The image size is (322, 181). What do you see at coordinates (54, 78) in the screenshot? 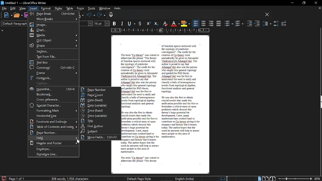
I see `Fontwork` at bounding box center [54, 78].